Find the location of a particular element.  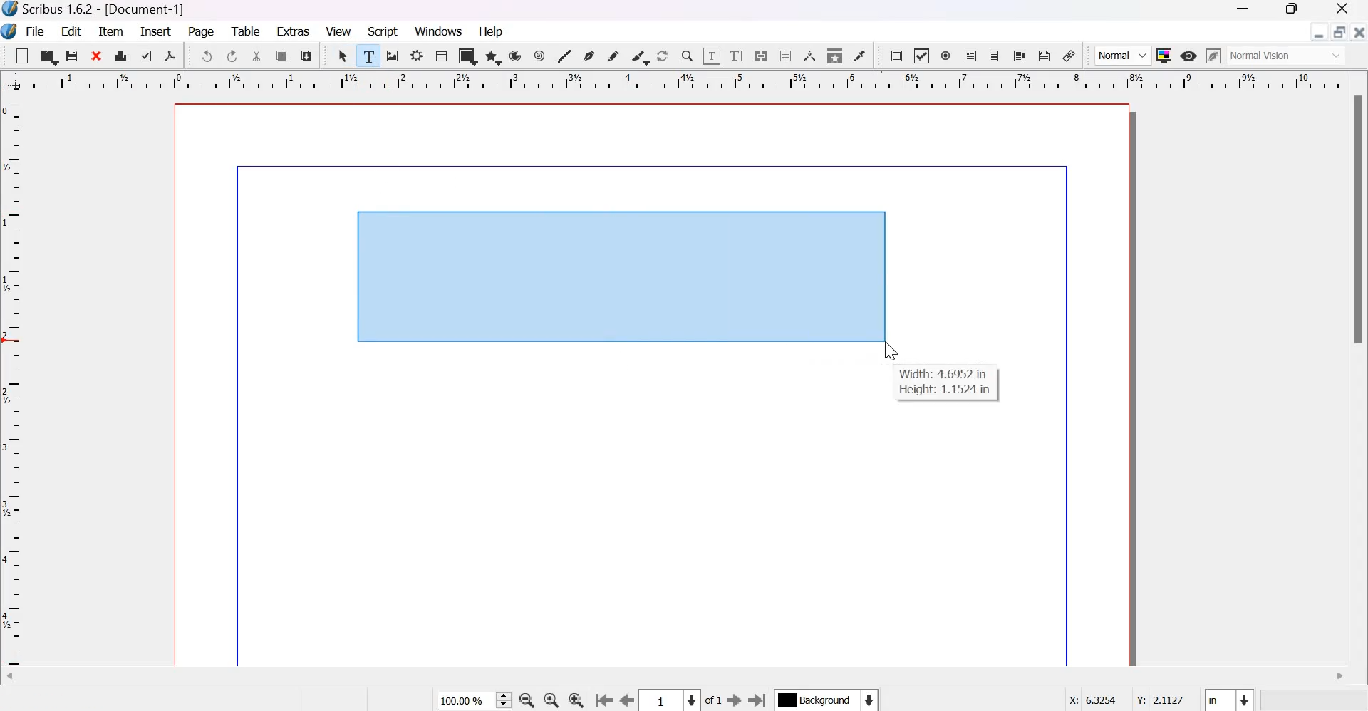

preflight verifier is located at coordinates (143, 55).